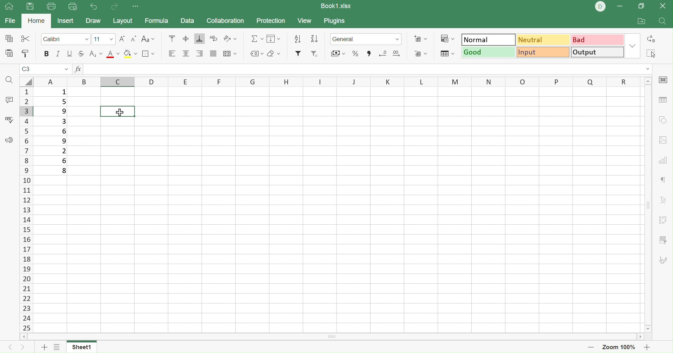  I want to click on Save, so click(30, 8).